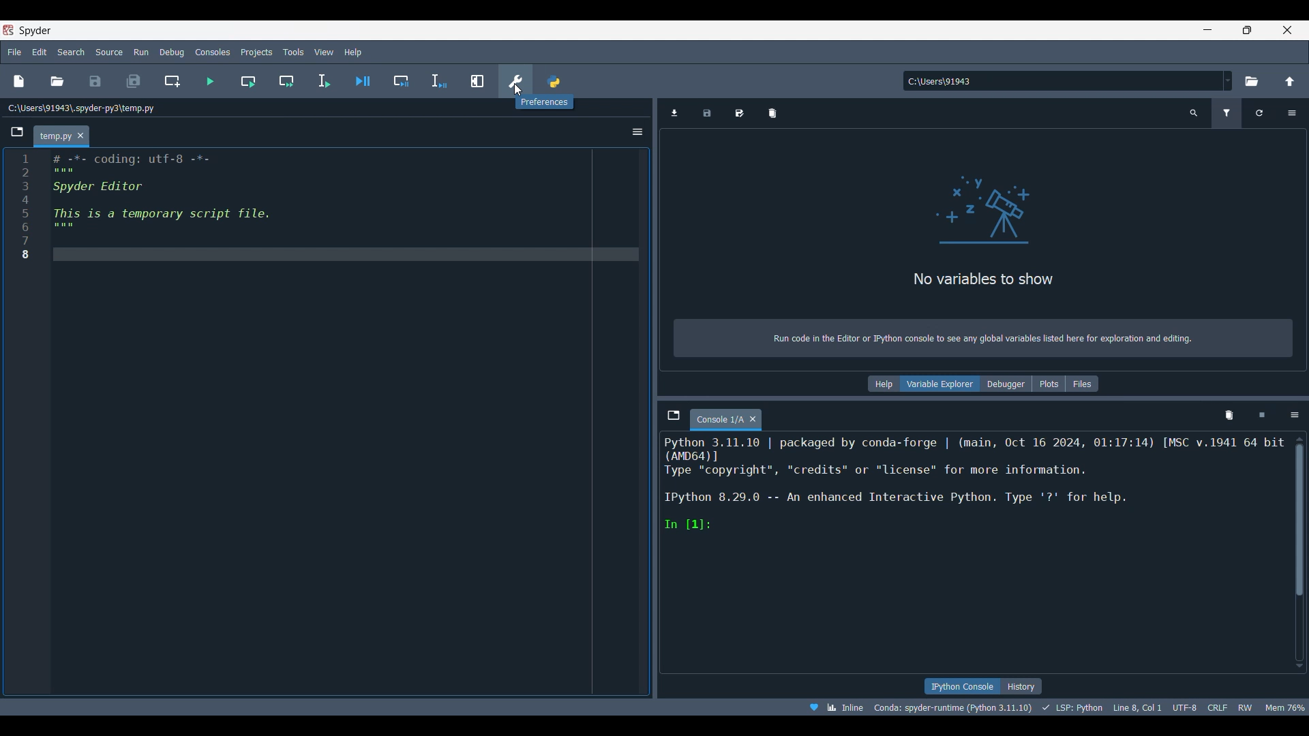 Image resolution: width=1309 pixels, height=736 pixels. I want to click on Consoles menu, so click(212, 52).